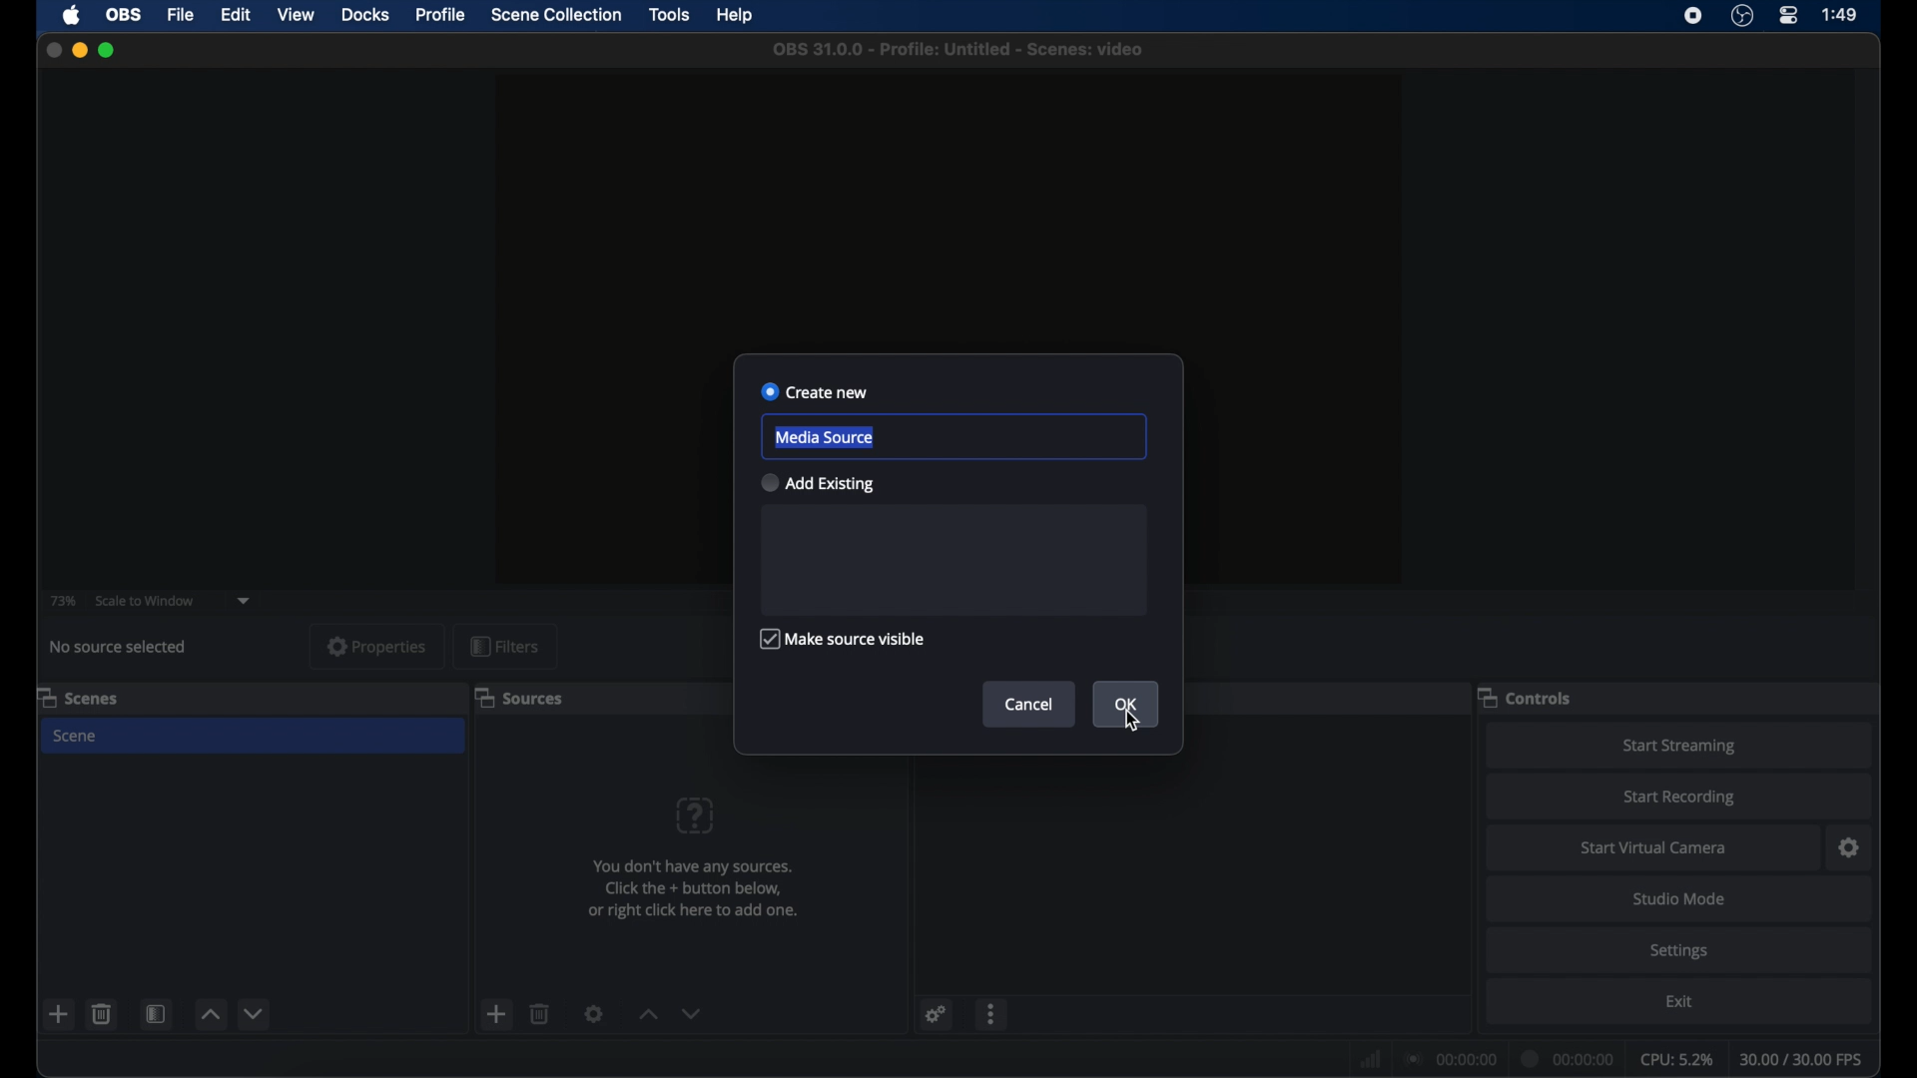 This screenshot has height=1078, width=1917. I want to click on scene, so click(78, 737).